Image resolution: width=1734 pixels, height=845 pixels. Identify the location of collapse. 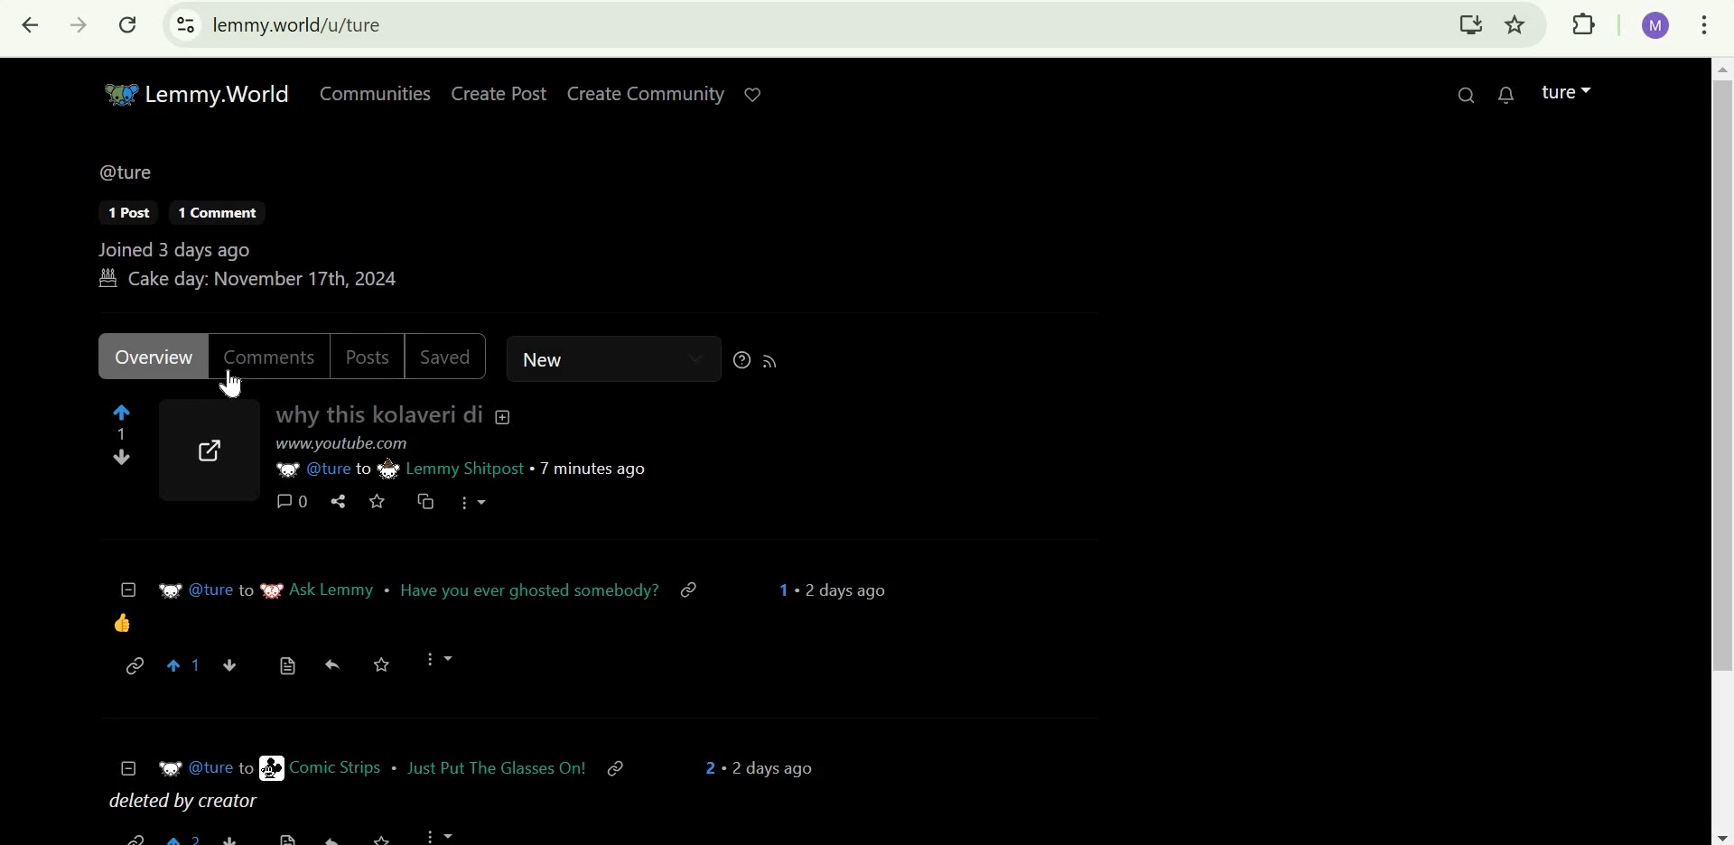
(507, 414).